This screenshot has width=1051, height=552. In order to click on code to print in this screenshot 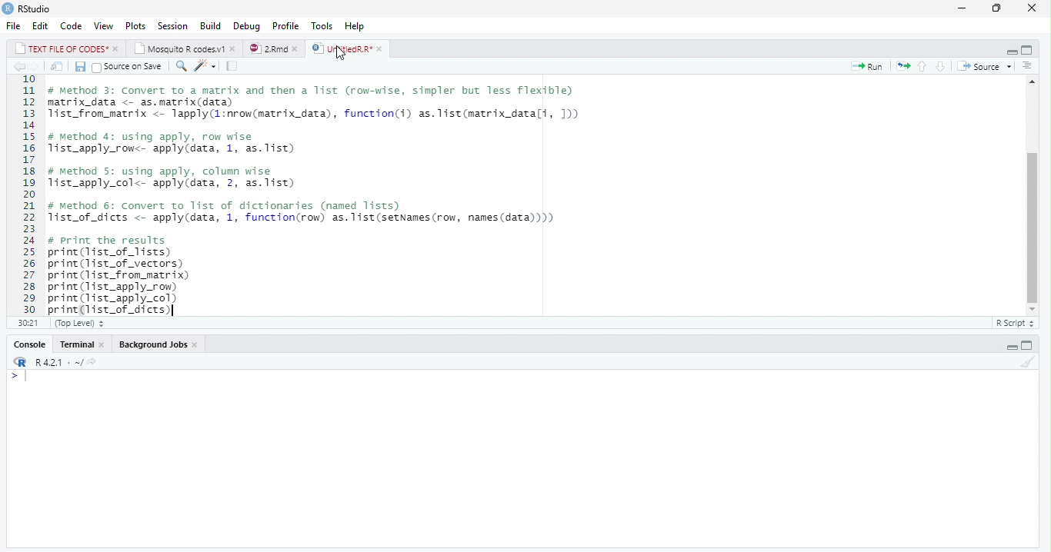, I will do `click(135, 281)`.